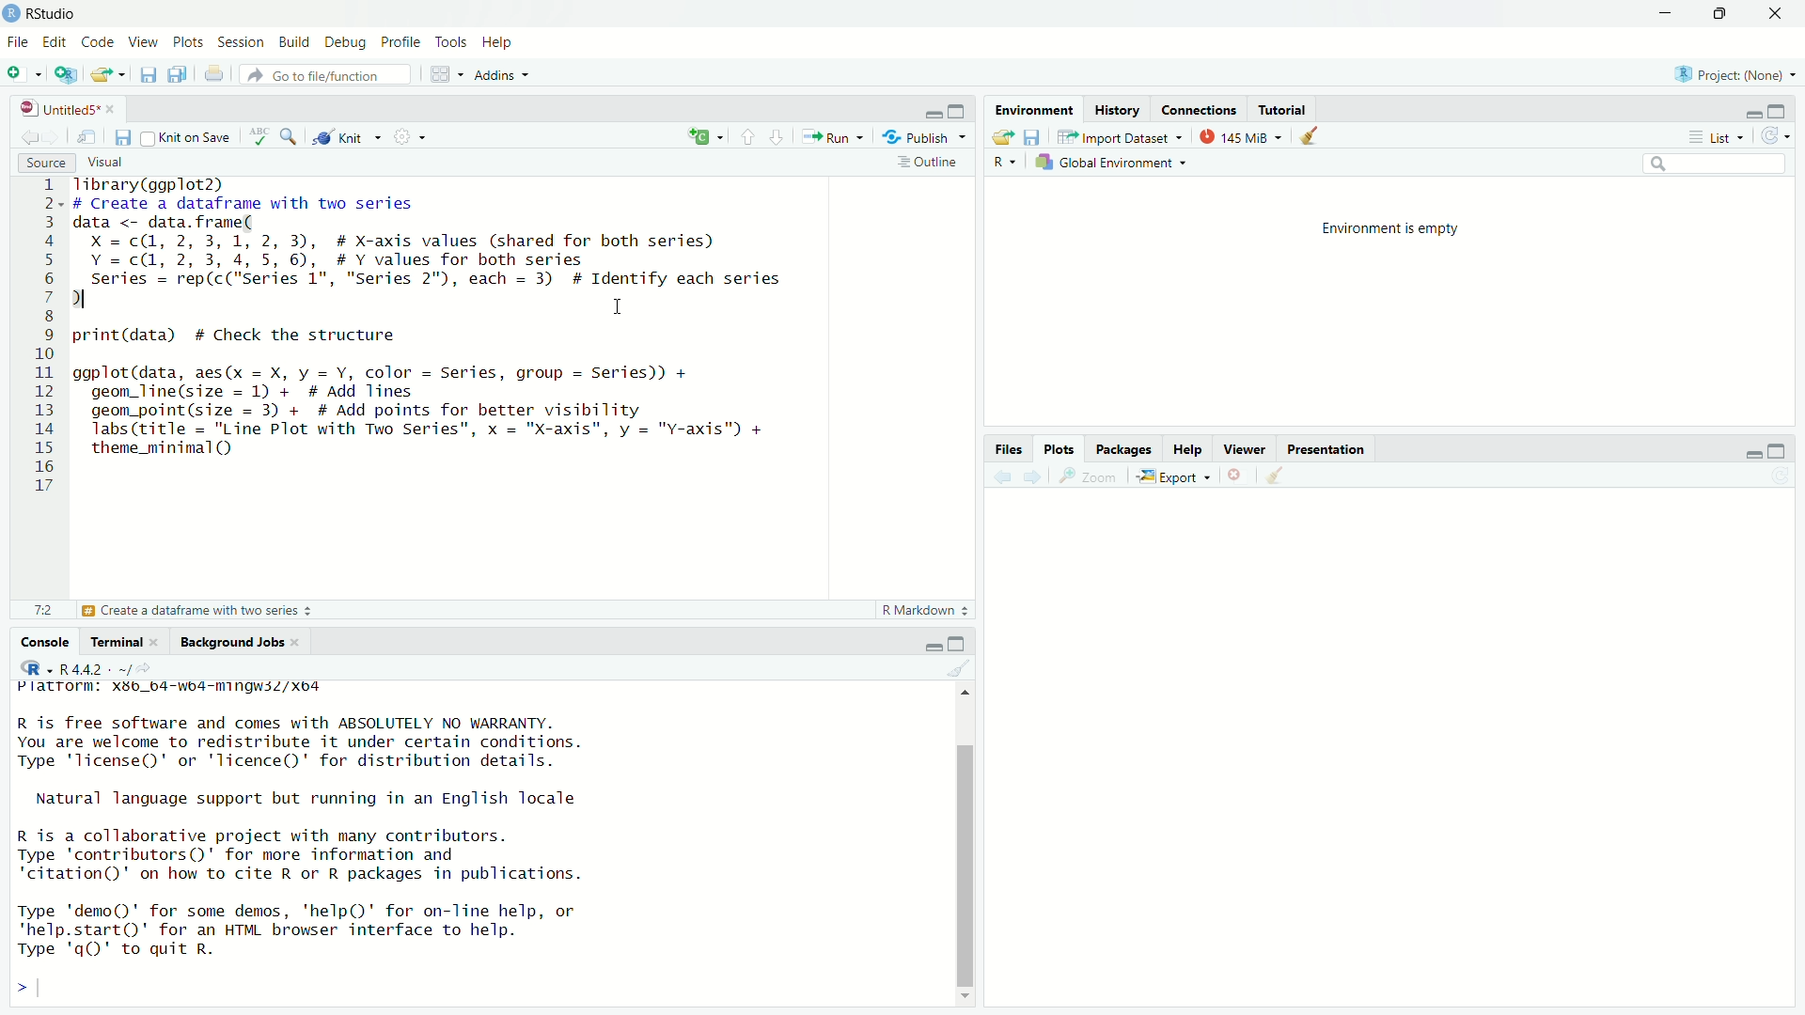 The width and height of the screenshot is (1805, 1015). What do you see at coordinates (112, 163) in the screenshot?
I see `Visual` at bounding box center [112, 163].